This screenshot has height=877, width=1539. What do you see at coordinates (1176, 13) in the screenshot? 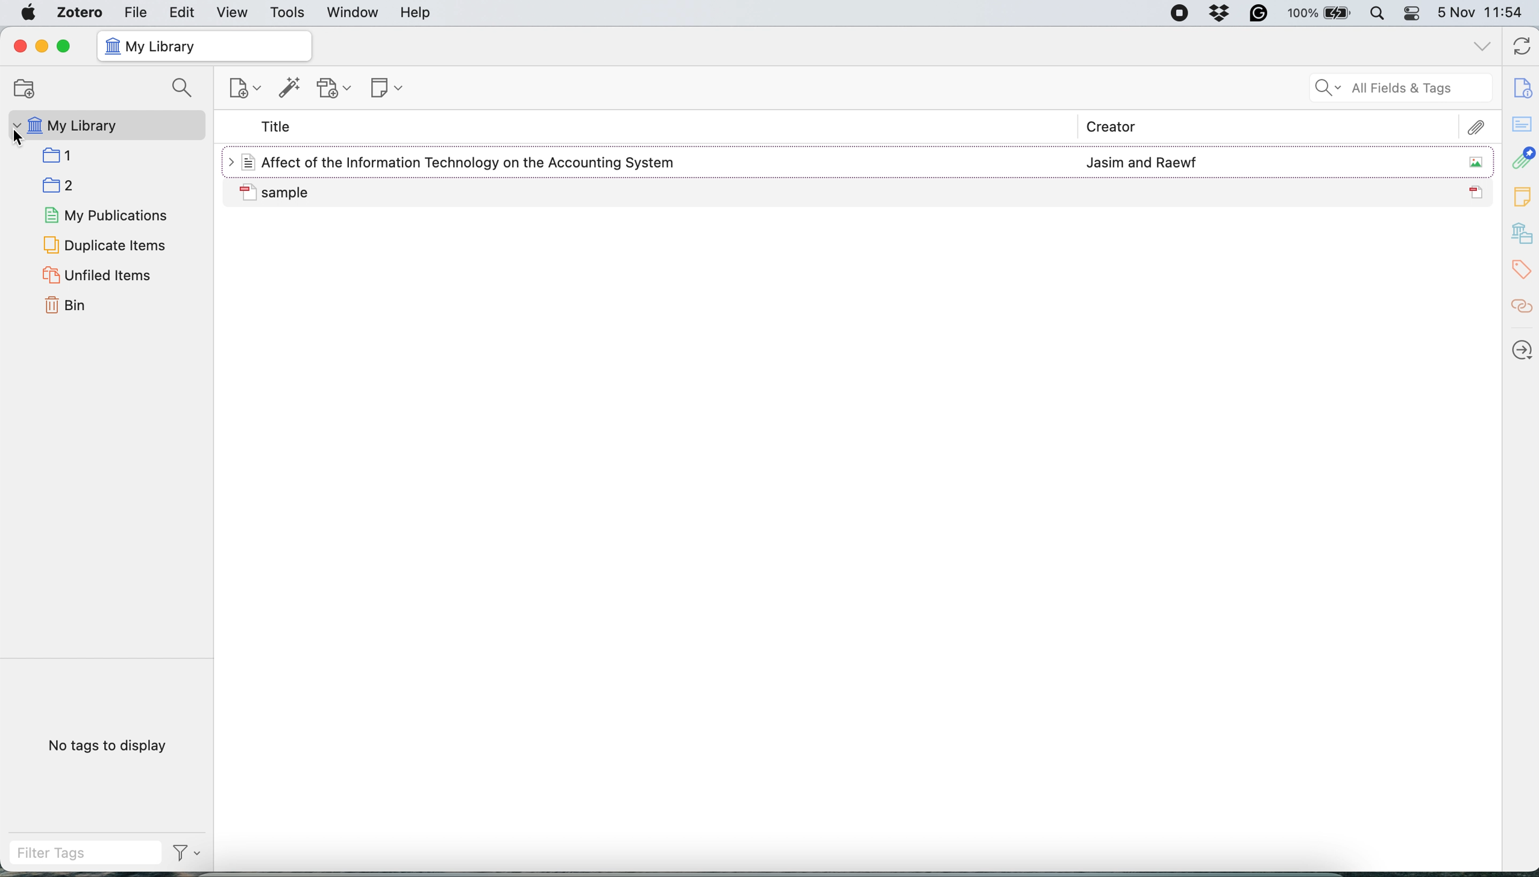
I see `screen recorder` at bounding box center [1176, 13].